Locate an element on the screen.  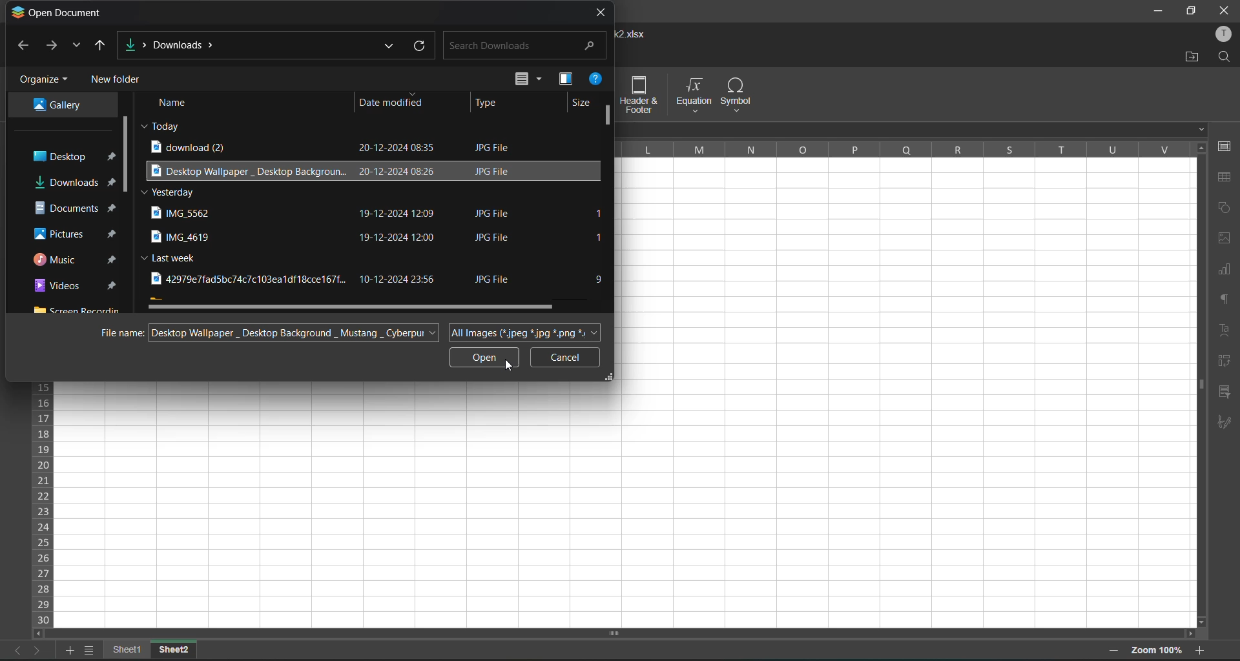
previous is located at coordinates (14, 650).